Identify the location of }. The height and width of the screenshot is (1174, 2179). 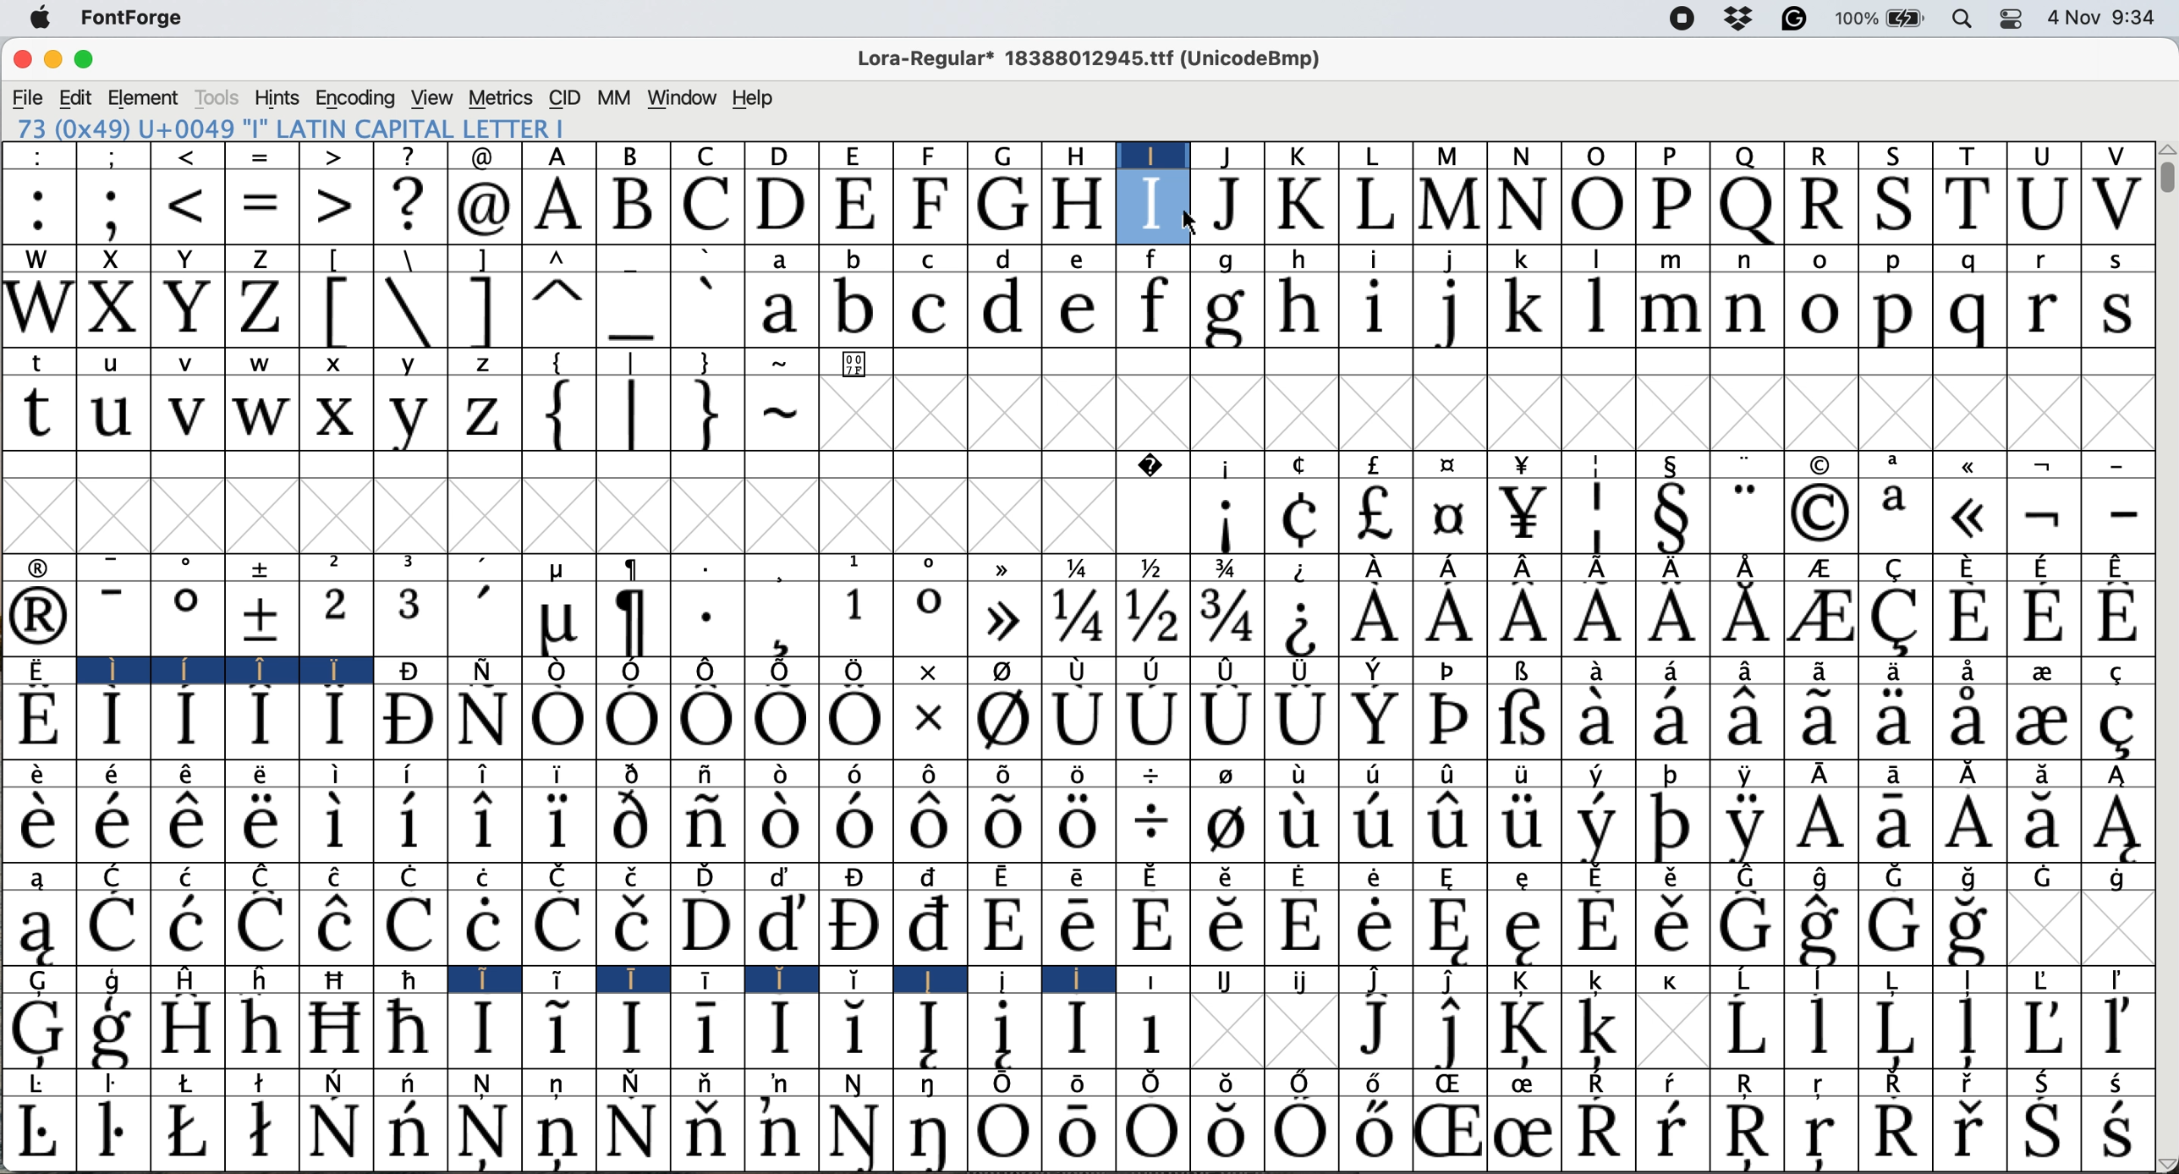
(703, 361).